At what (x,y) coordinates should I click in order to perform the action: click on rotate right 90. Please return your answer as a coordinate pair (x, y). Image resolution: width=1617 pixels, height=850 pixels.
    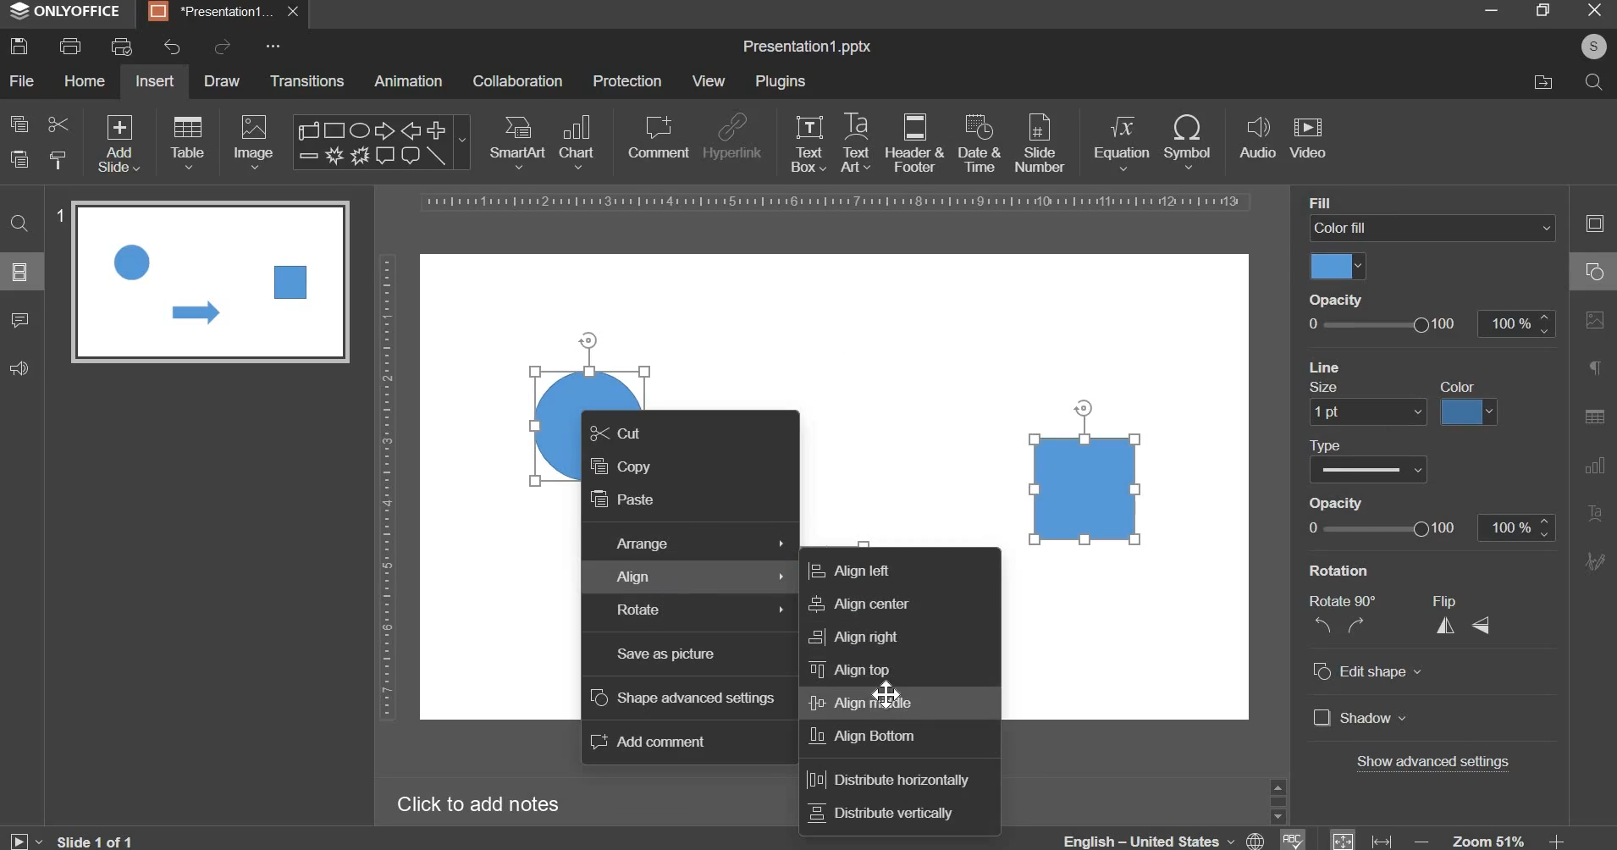
    Looking at the image, I should click on (1359, 626).